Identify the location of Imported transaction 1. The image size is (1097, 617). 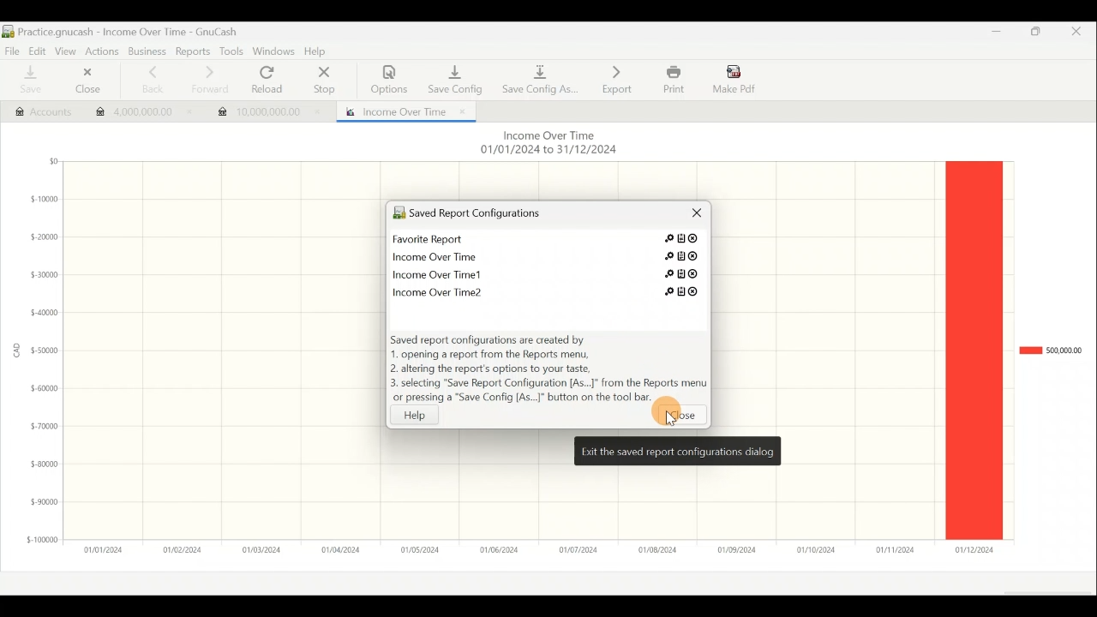
(138, 114).